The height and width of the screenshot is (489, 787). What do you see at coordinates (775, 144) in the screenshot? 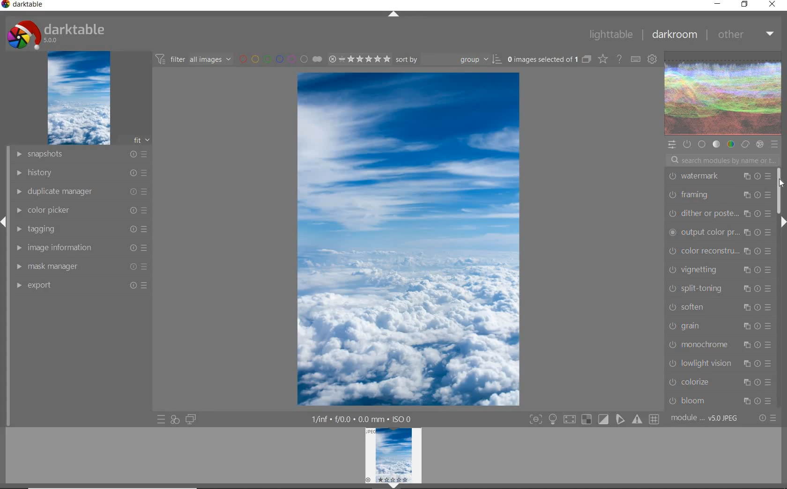
I see `PRESET` at bounding box center [775, 144].